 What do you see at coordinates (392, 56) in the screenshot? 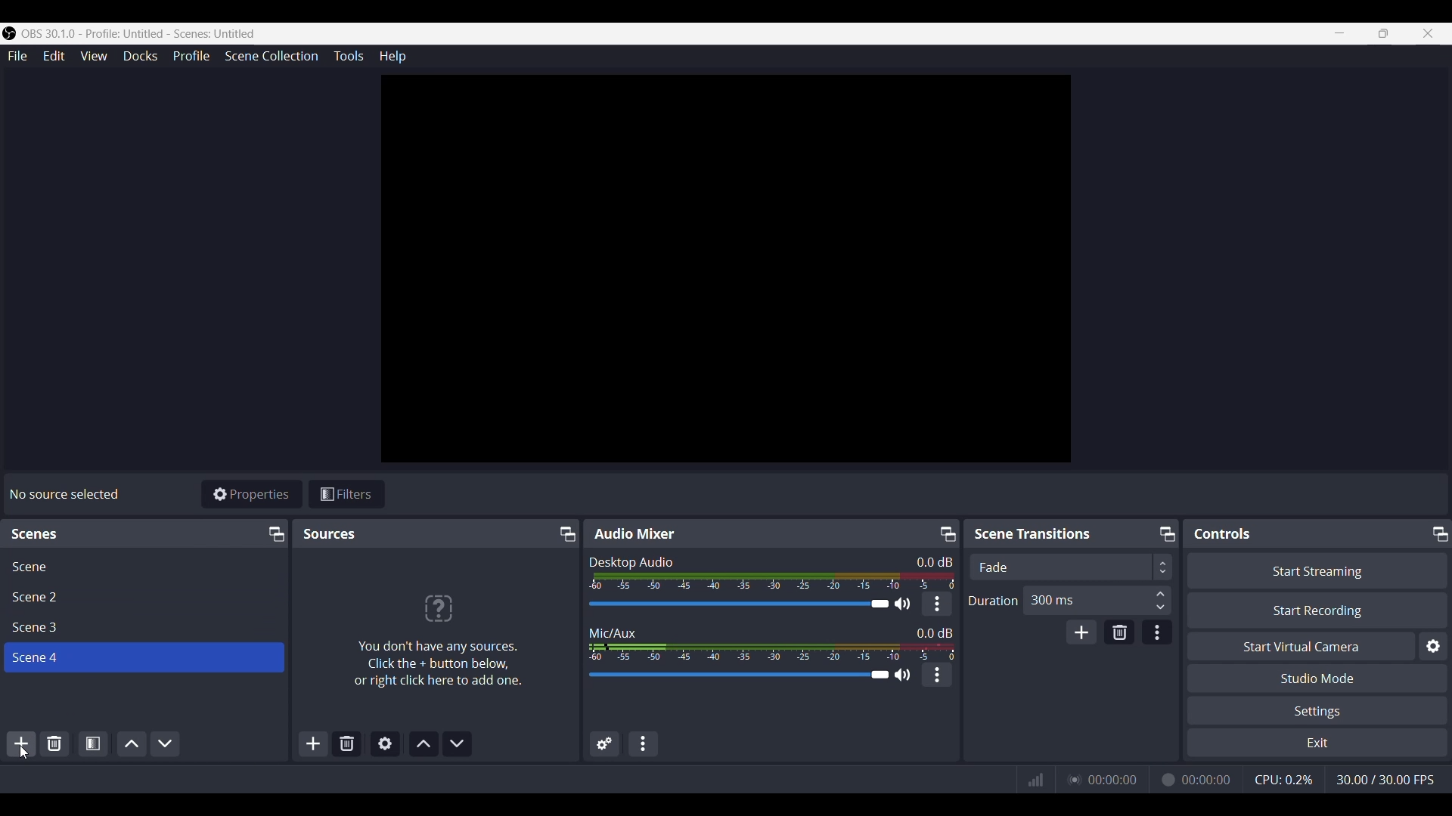
I see `Help` at bounding box center [392, 56].